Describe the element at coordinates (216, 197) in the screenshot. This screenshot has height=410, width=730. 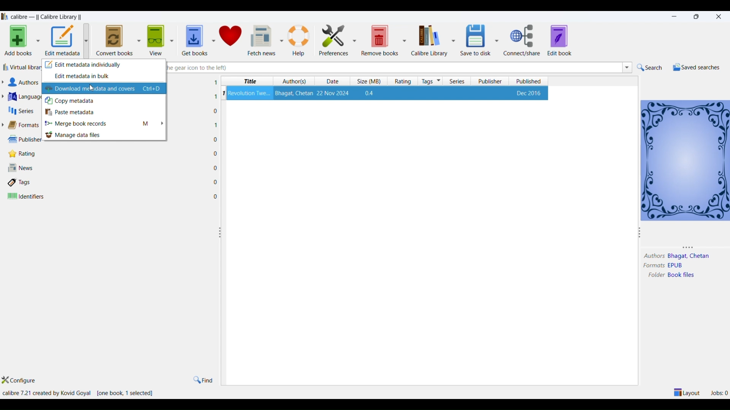
I see `0` at that location.